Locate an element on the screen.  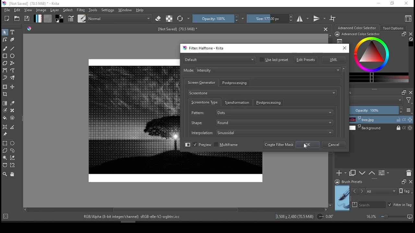
multi brush tool is located at coordinates (13, 78).